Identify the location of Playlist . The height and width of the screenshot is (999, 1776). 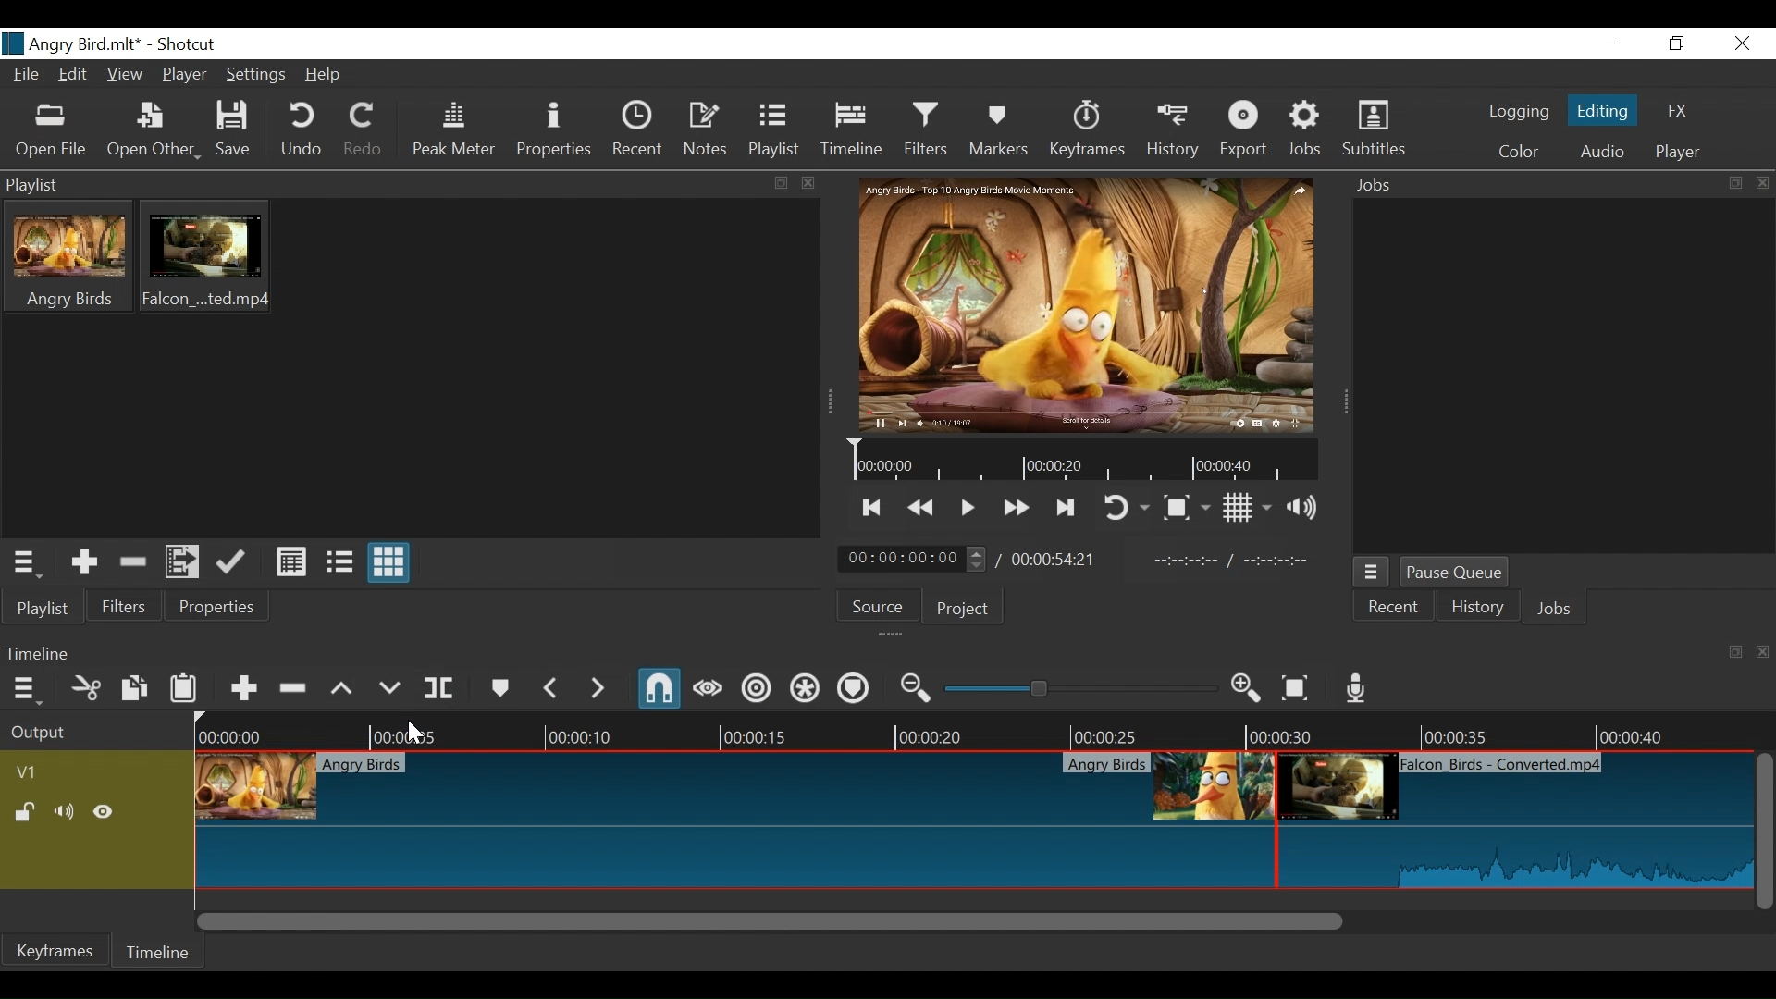
(43, 607).